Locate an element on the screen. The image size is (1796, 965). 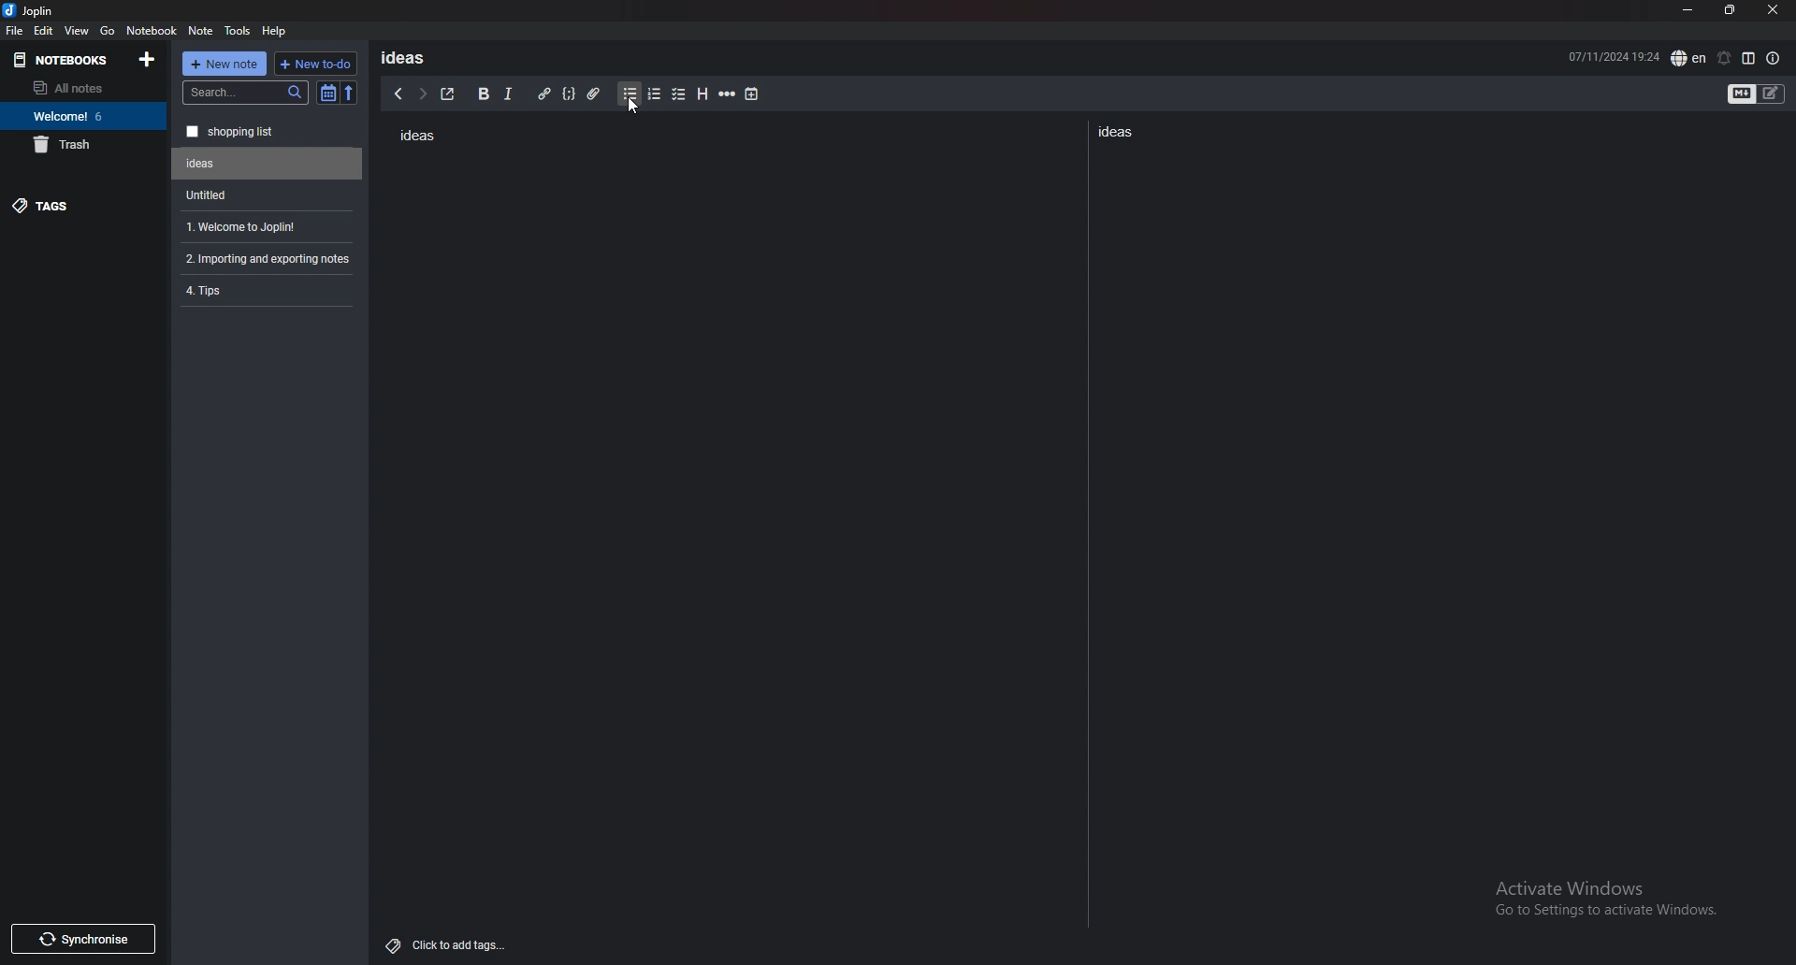
notebook is located at coordinates (152, 29).